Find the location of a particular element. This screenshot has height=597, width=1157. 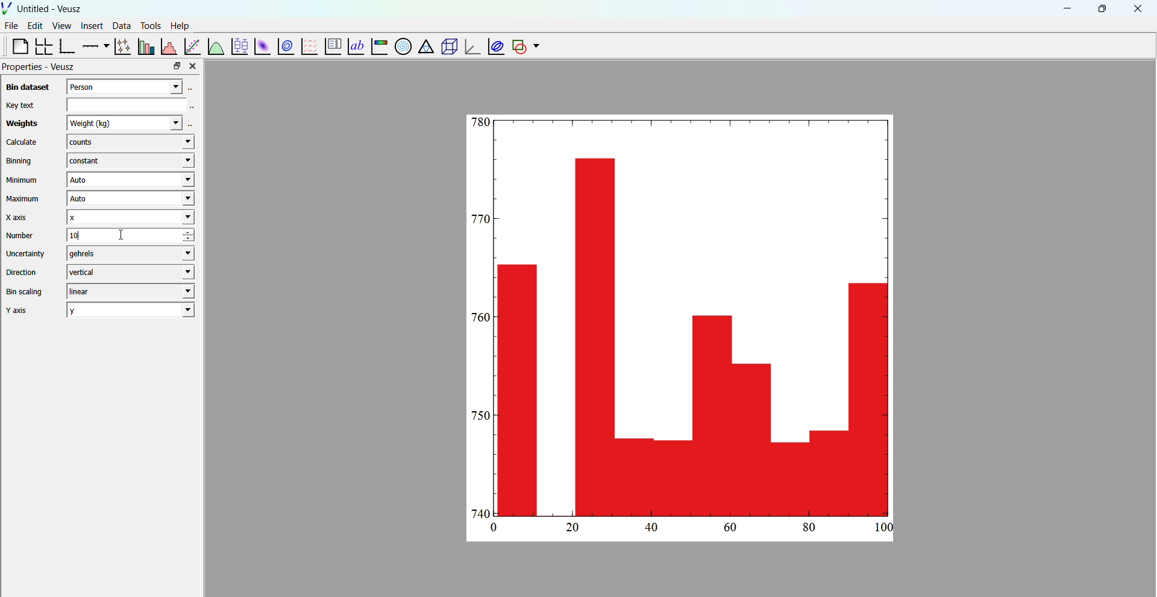

liner - drop down is located at coordinates (128, 291).